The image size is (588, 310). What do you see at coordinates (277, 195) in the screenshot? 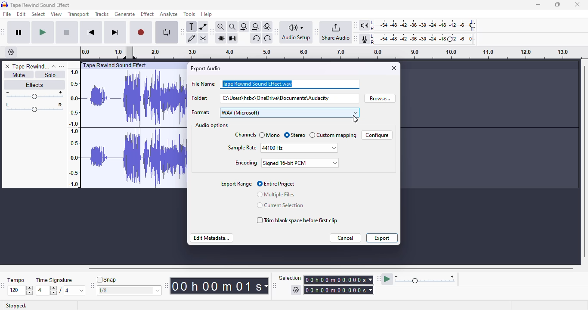
I see `multiple files` at bounding box center [277, 195].